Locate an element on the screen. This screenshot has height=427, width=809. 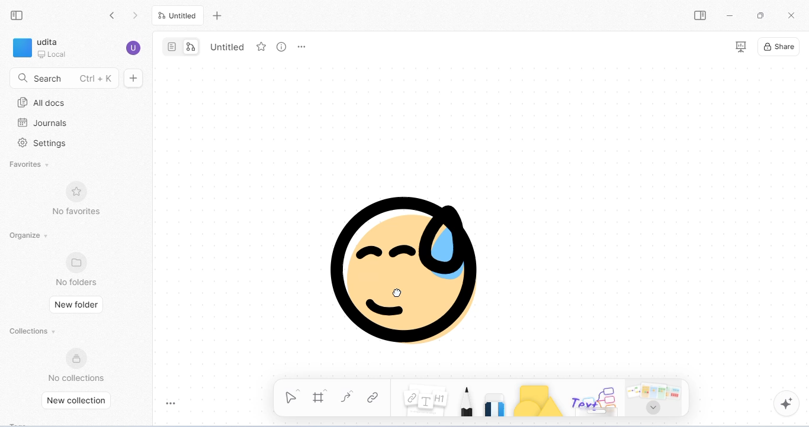
add favorite is located at coordinates (262, 46).